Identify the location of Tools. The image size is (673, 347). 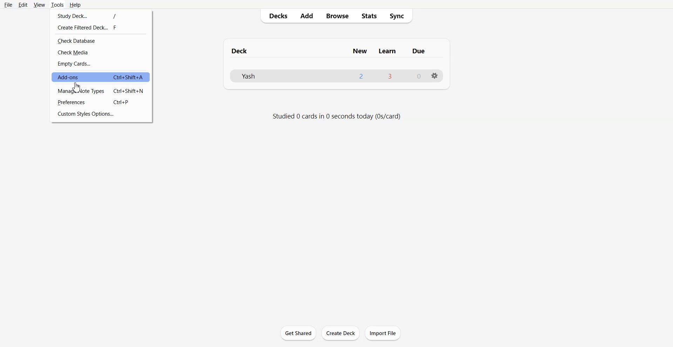
(57, 5).